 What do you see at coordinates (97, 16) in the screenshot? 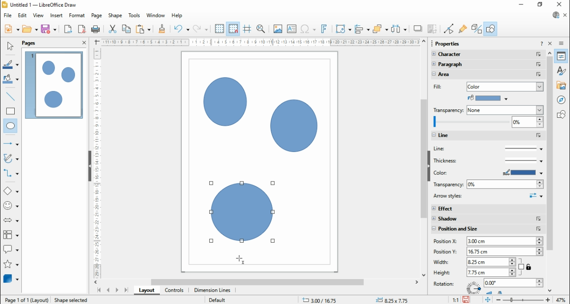
I see `page` at bounding box center [97, 16].